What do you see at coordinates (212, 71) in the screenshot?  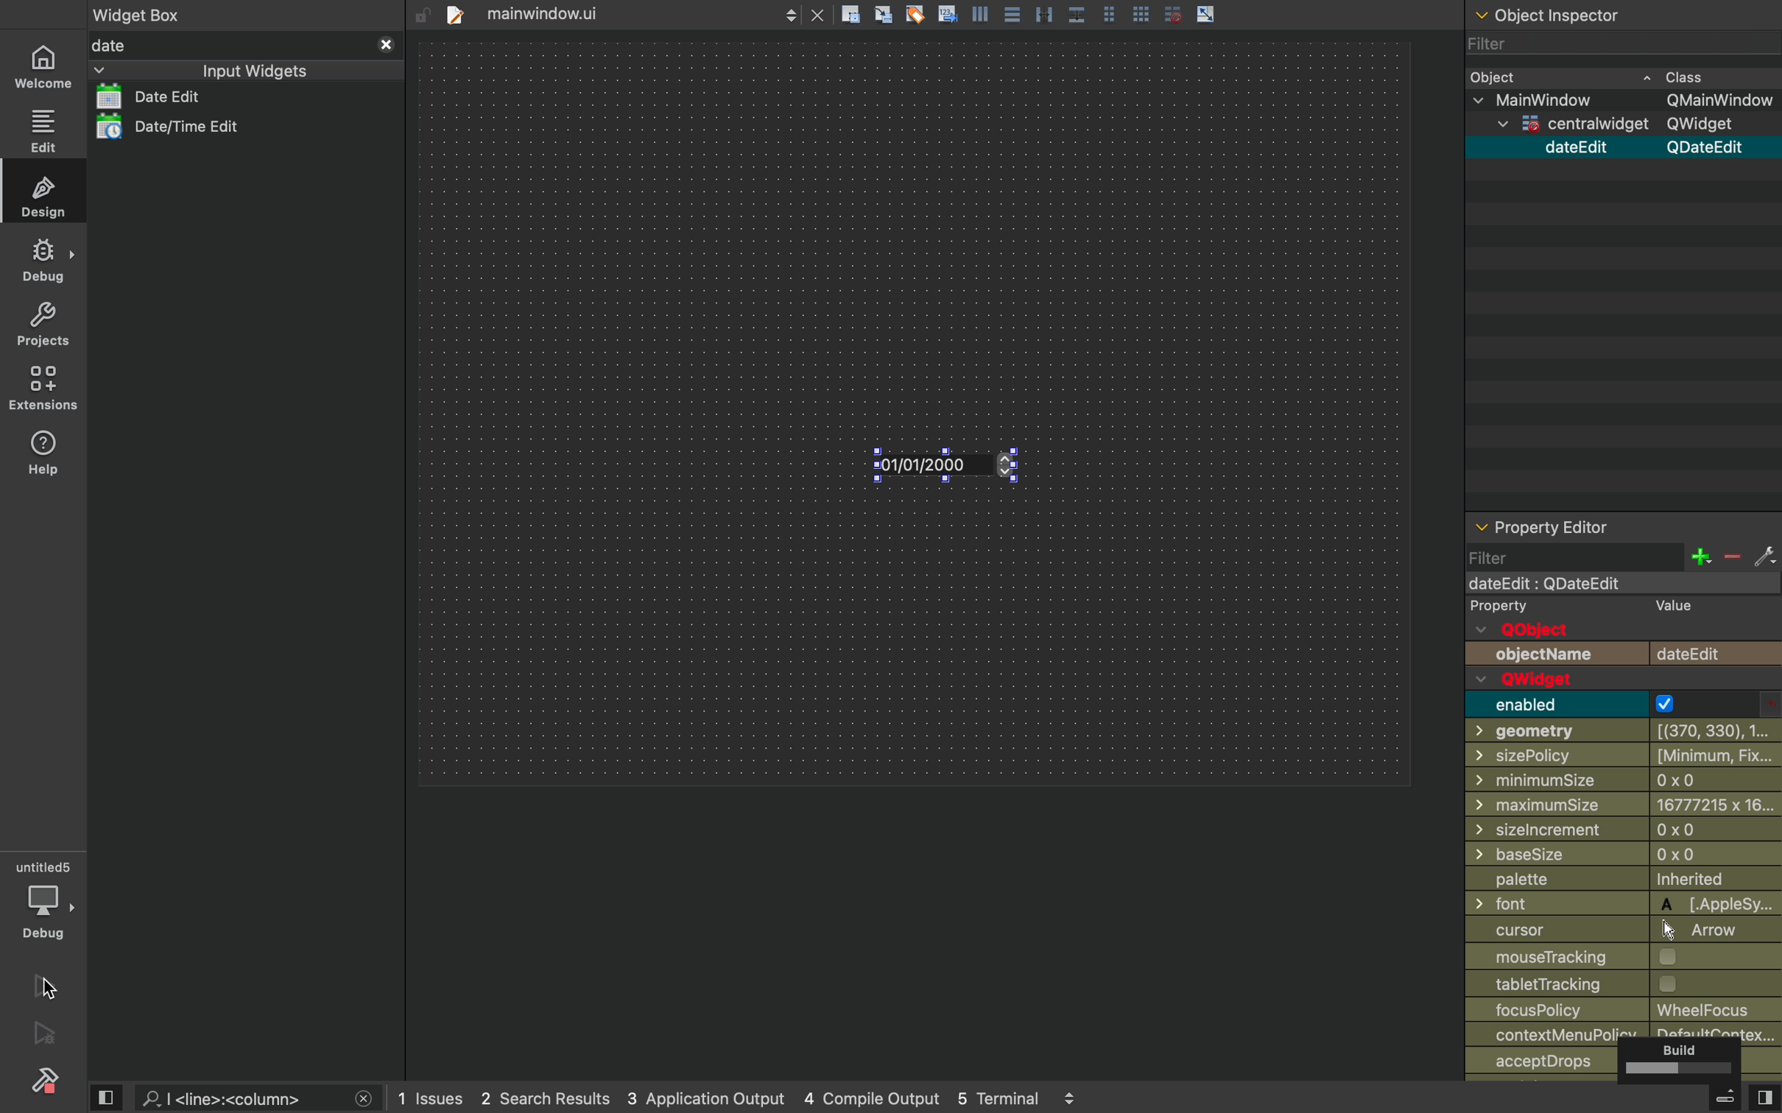 I see `input widgets` at bounding box center [212, 71].